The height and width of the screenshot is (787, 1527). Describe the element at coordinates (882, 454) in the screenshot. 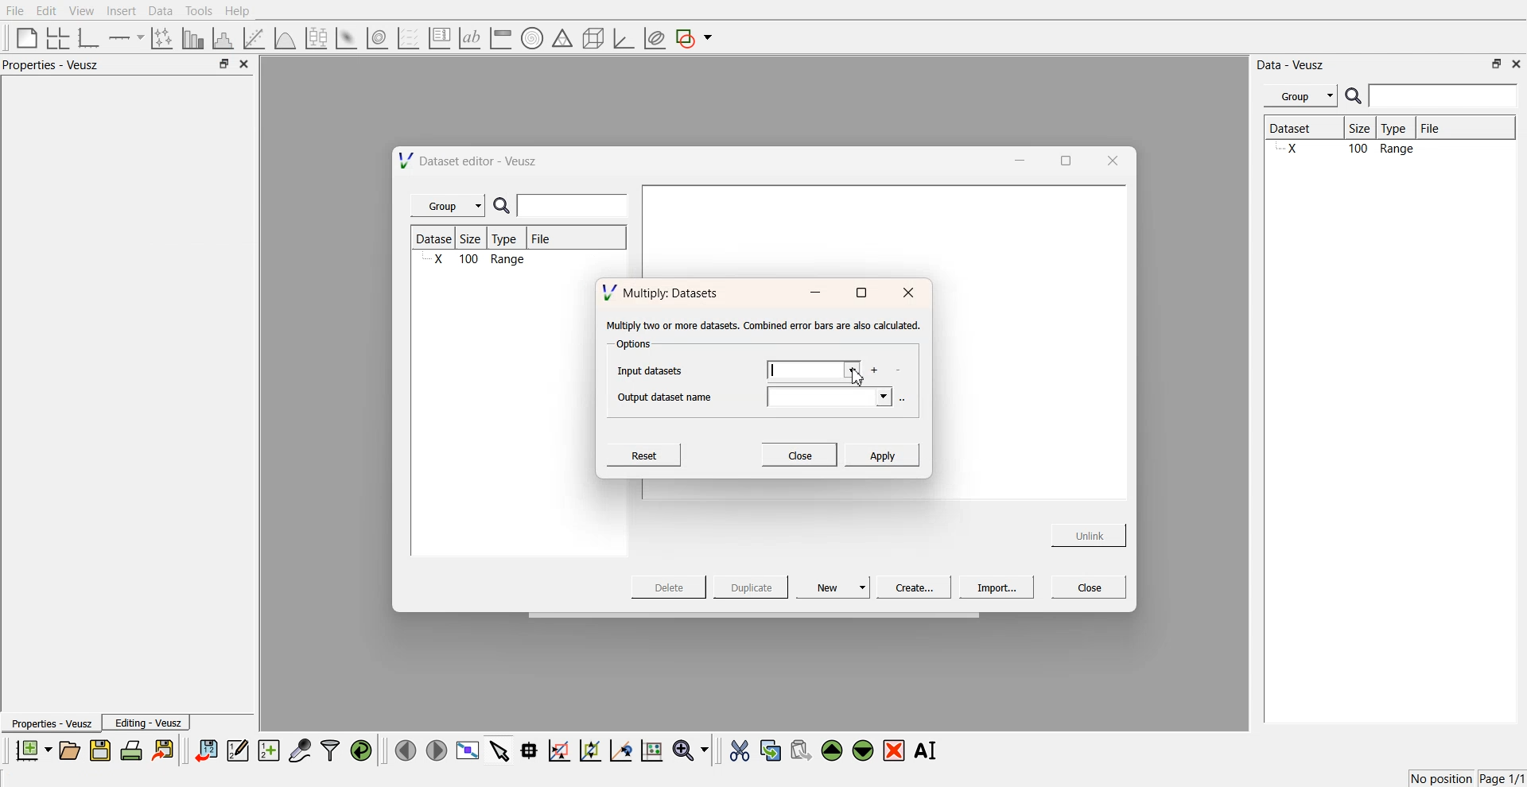

I see `Apply` at that location.